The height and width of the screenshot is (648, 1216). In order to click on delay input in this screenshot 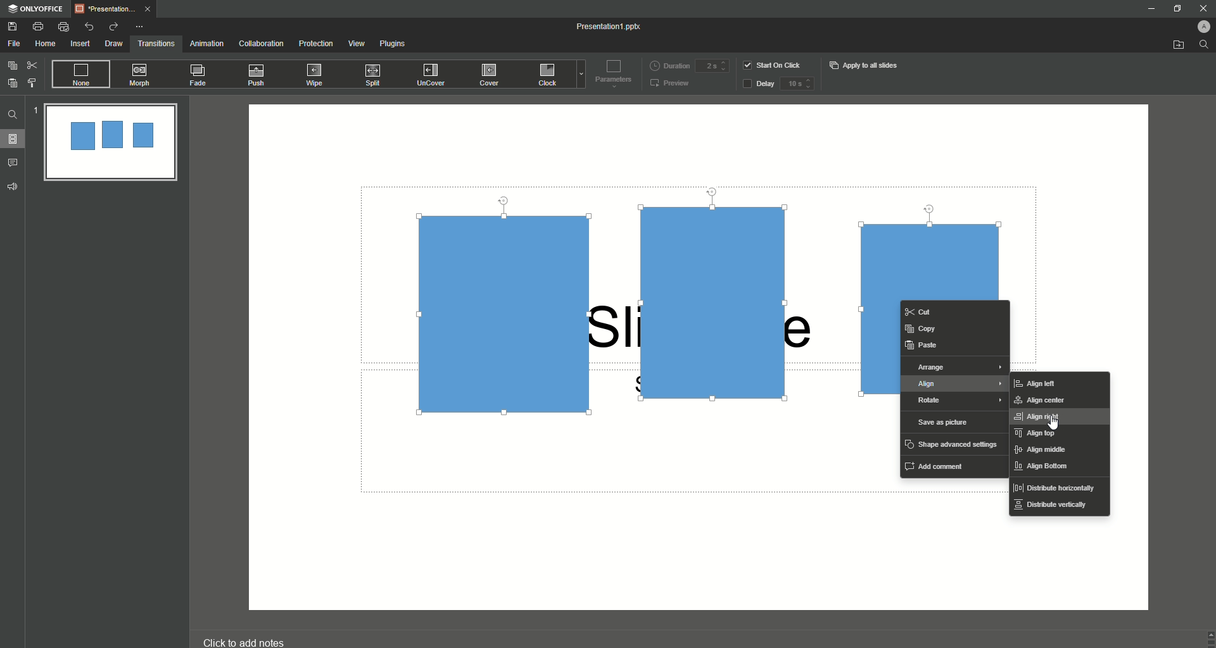, I will do `click(797, 84)`.